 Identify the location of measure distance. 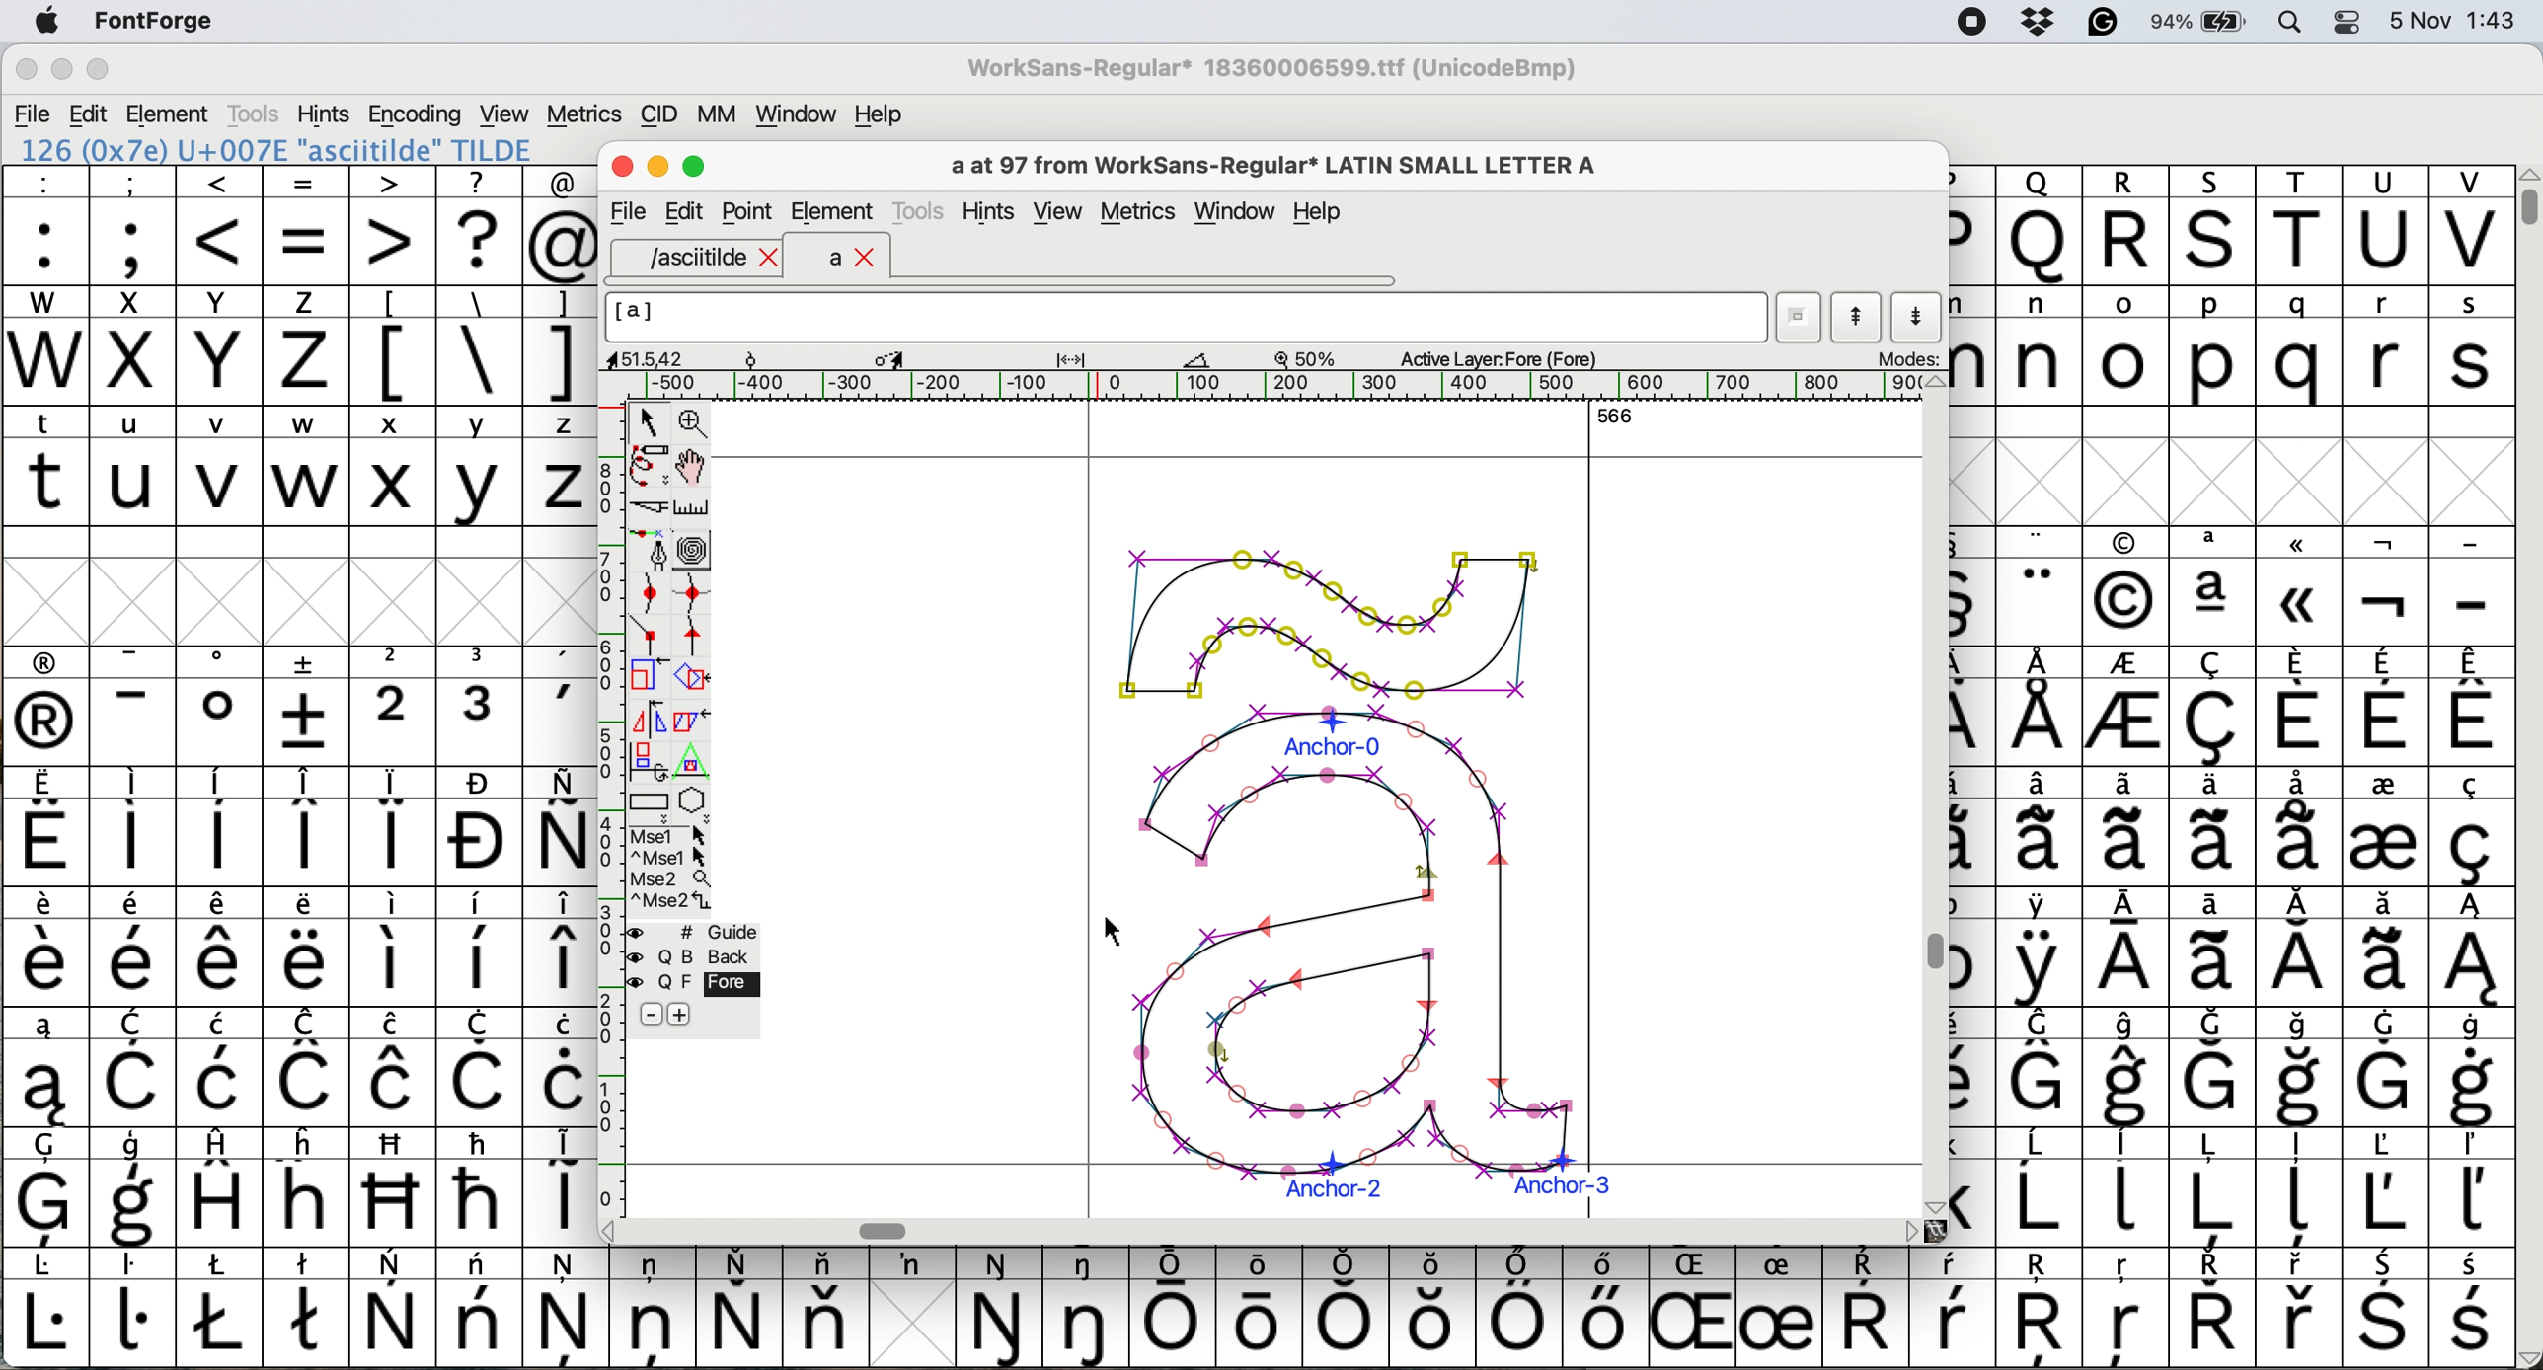
(694, 508).